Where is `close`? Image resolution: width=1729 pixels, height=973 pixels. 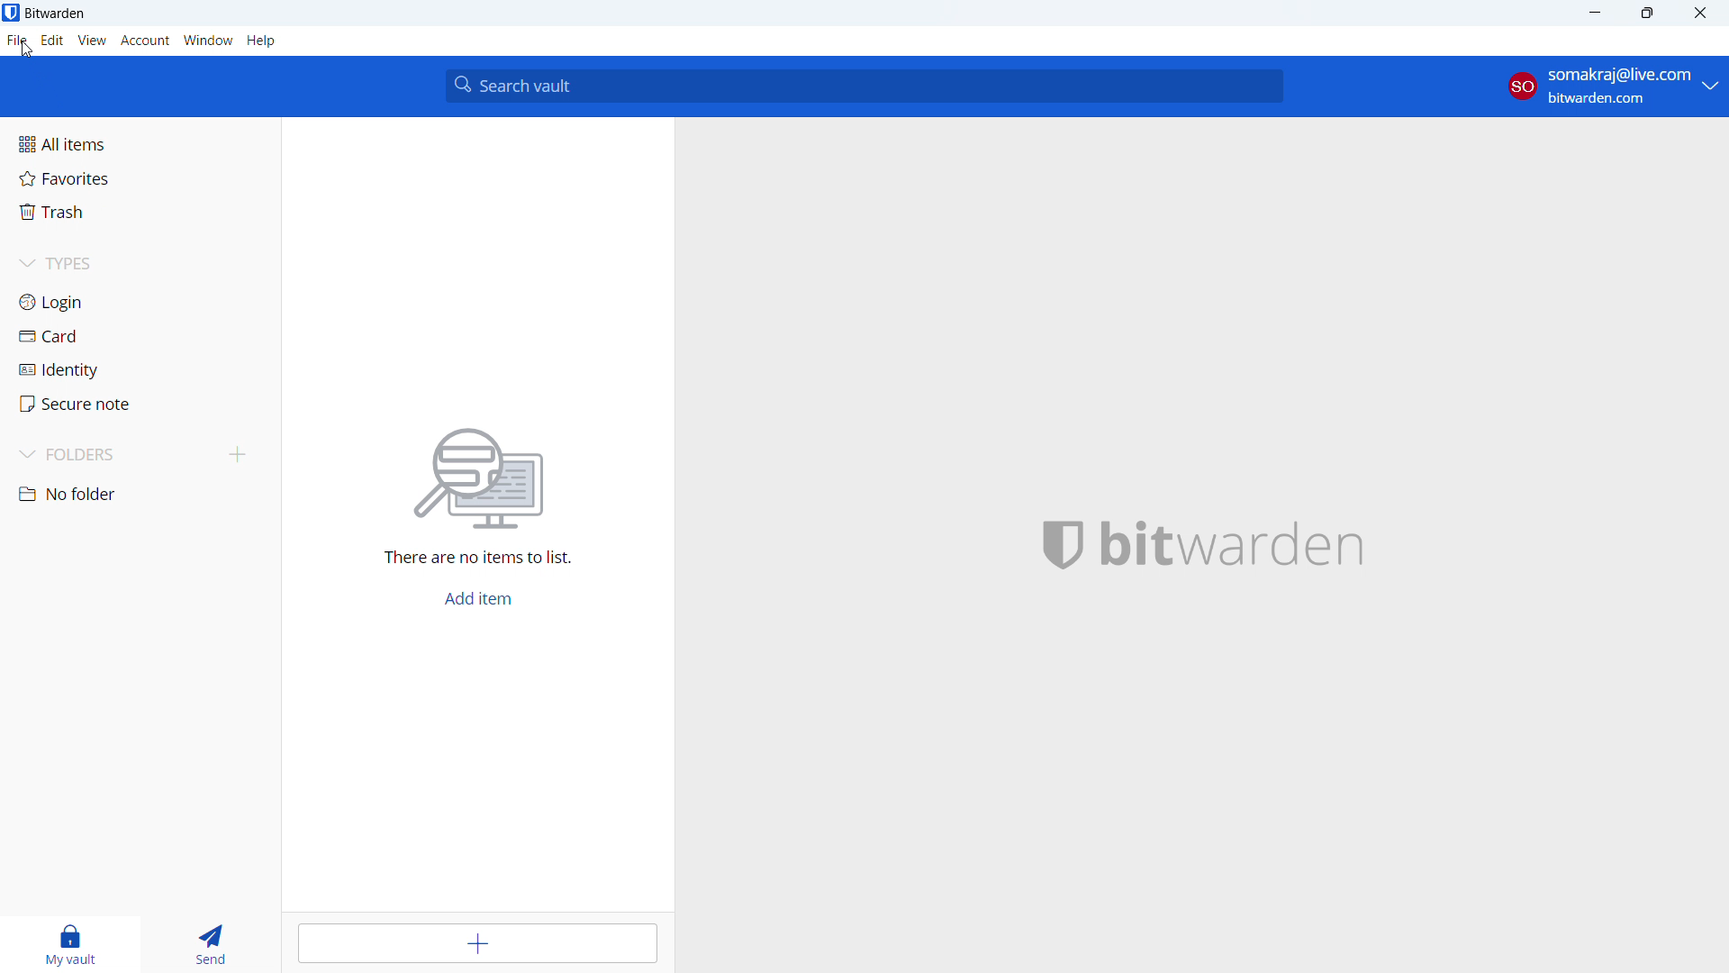
close is located at coordinates (1701, 13).